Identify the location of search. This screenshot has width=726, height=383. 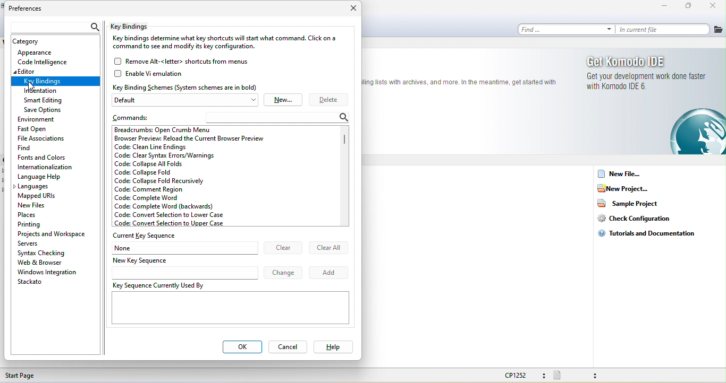
(53, 28).